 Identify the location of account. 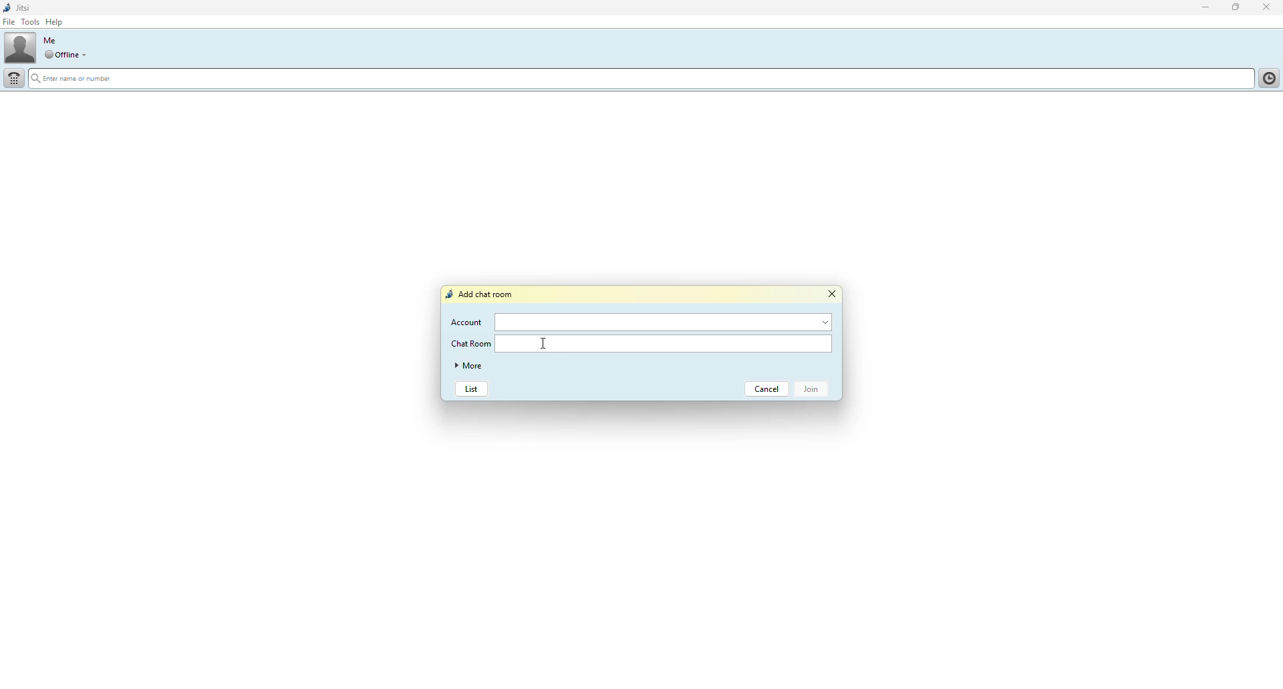
(666, 321).